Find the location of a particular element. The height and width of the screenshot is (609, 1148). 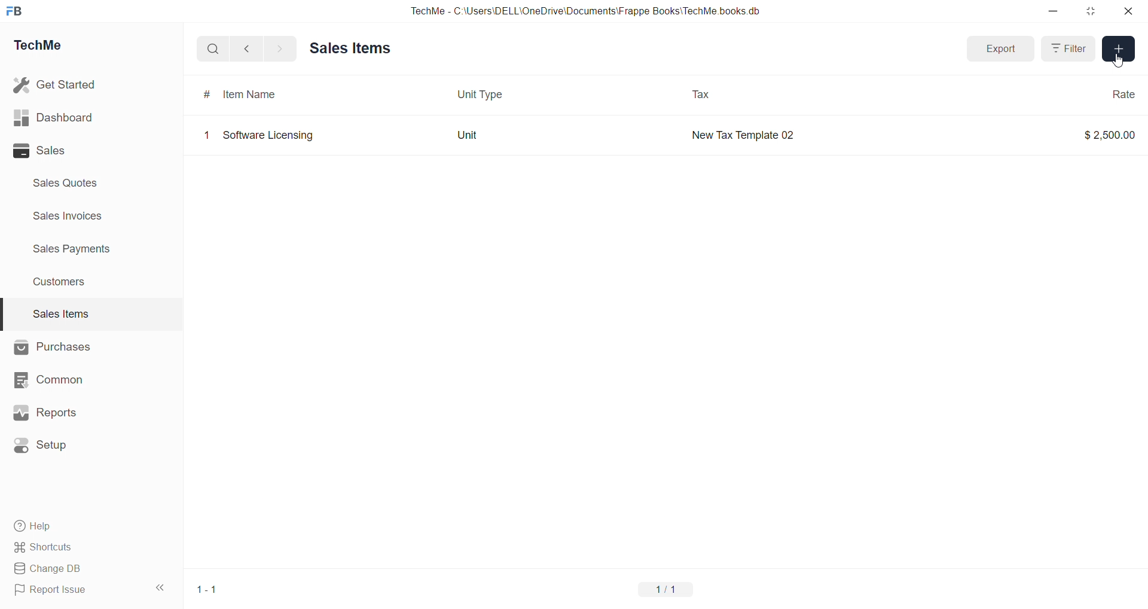

Sales is located at coordinates (41, 151).